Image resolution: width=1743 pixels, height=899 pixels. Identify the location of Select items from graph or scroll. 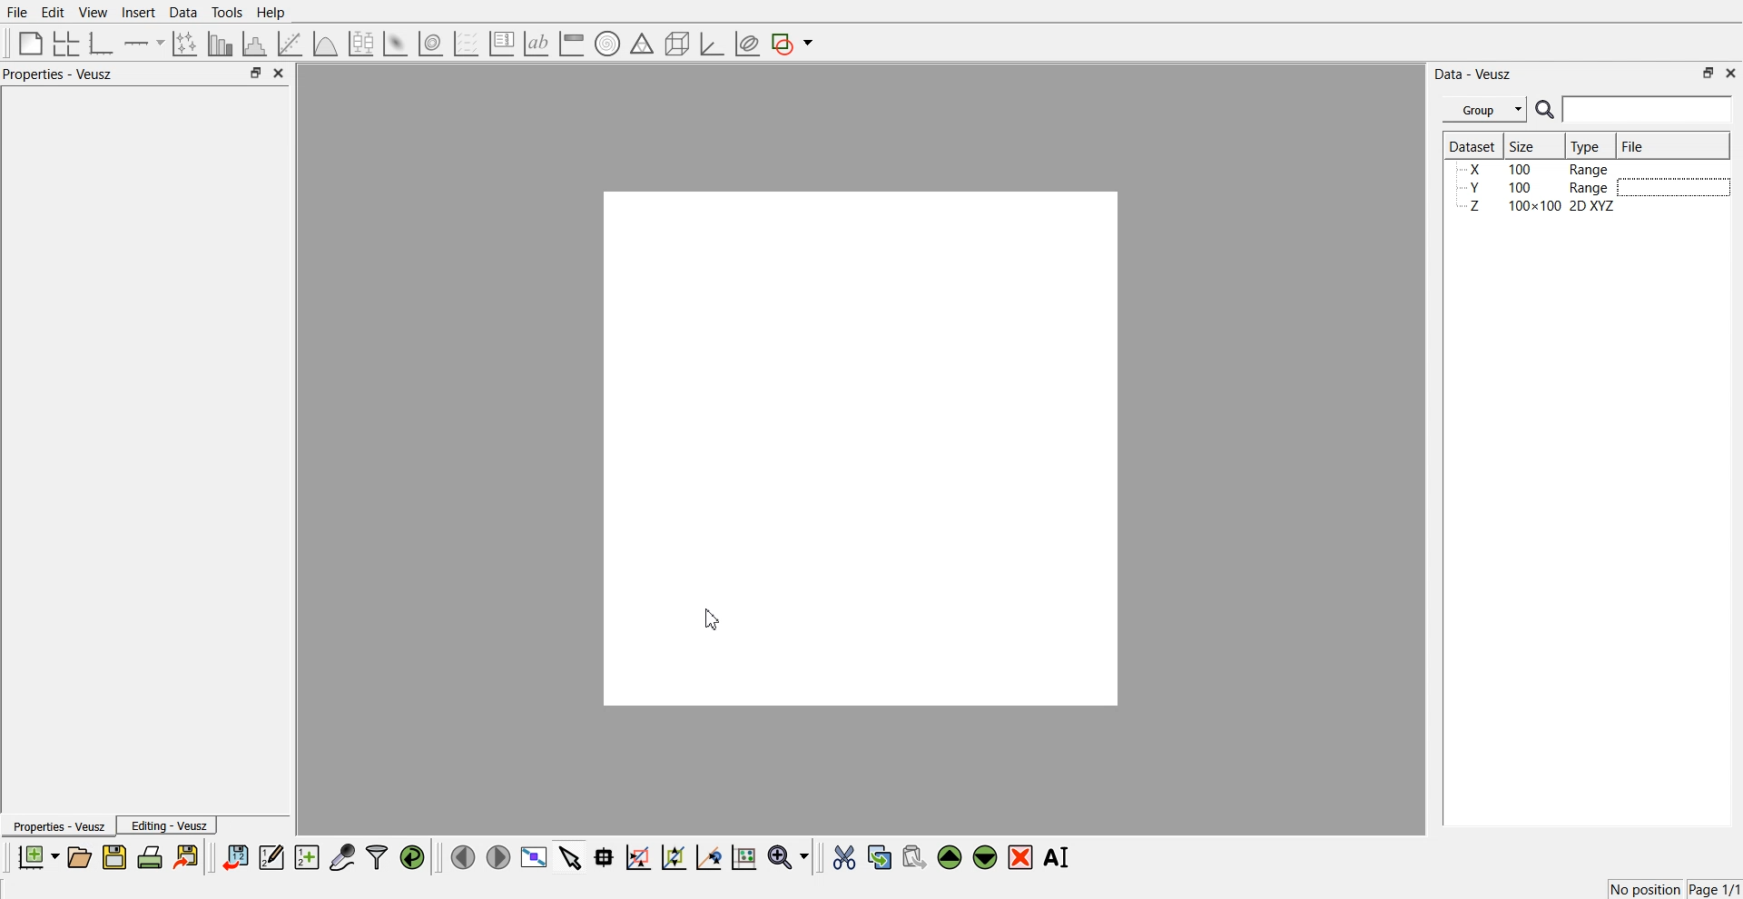
(571, 855).